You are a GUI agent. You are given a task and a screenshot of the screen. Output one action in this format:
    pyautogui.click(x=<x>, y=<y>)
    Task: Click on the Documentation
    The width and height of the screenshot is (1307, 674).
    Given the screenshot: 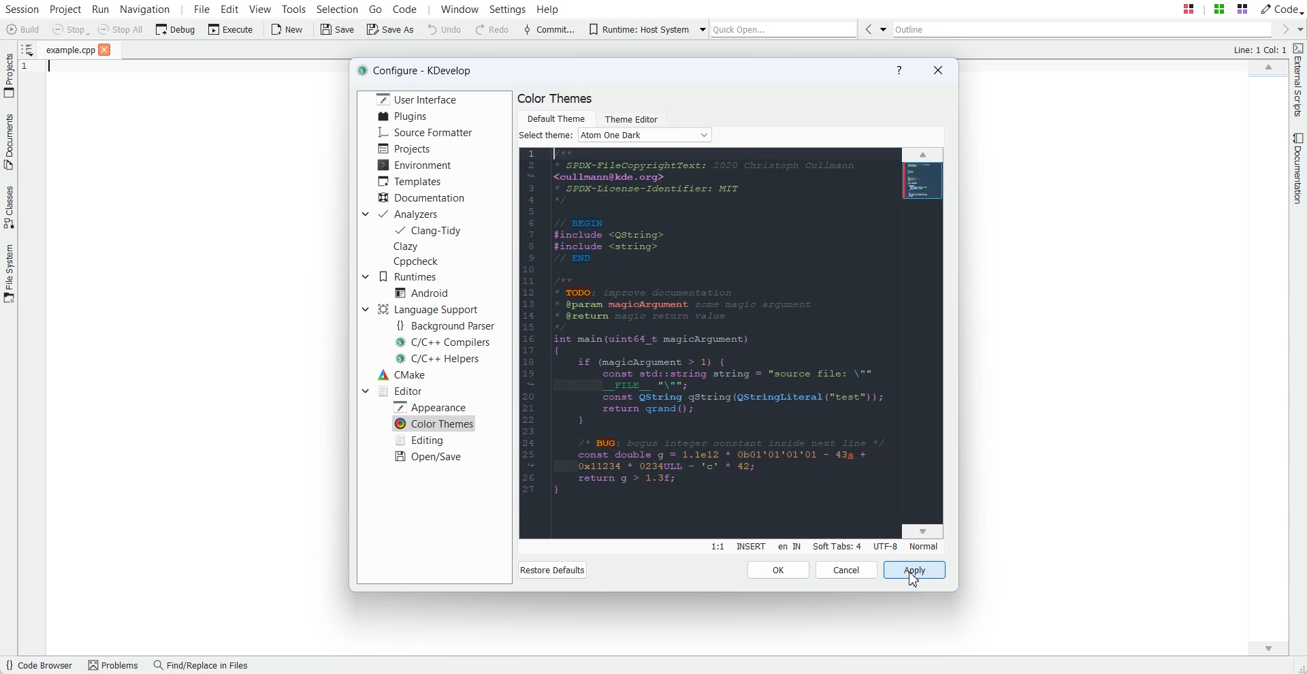 What is the action you would take?
    pyautogui.click(x=421, y=197)
    